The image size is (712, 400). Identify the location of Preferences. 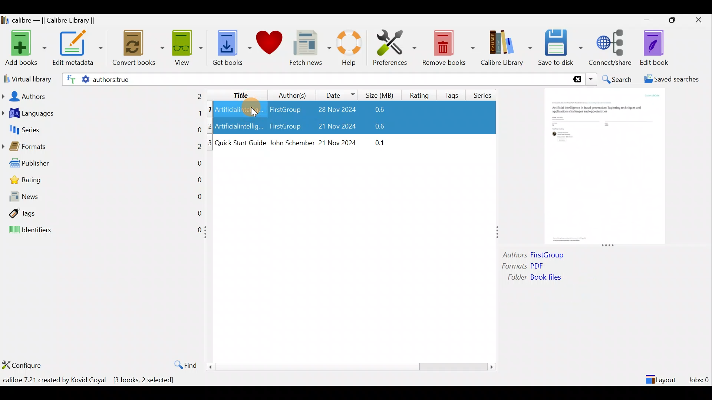
(395, 47).